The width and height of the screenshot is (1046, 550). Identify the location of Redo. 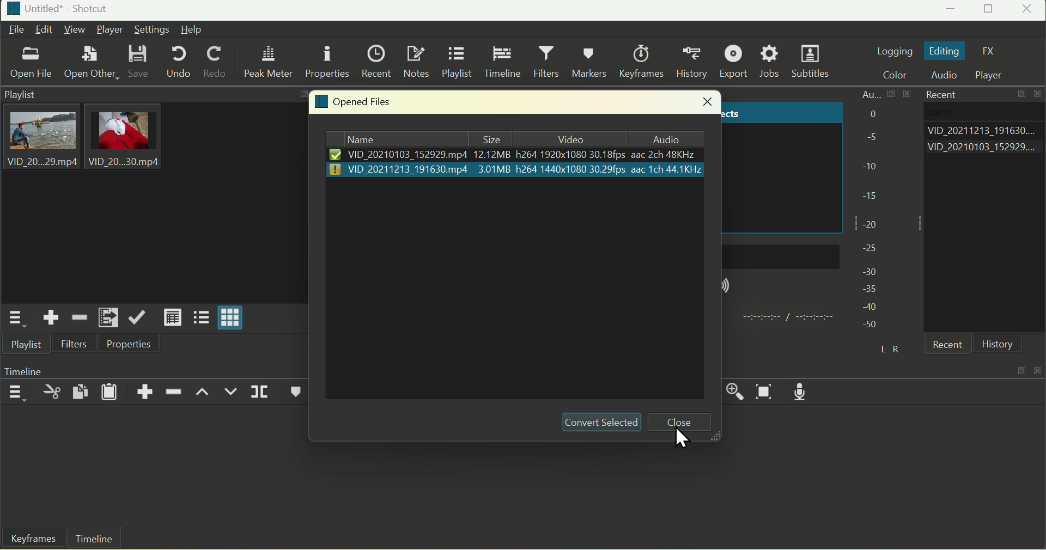
(215, 63).